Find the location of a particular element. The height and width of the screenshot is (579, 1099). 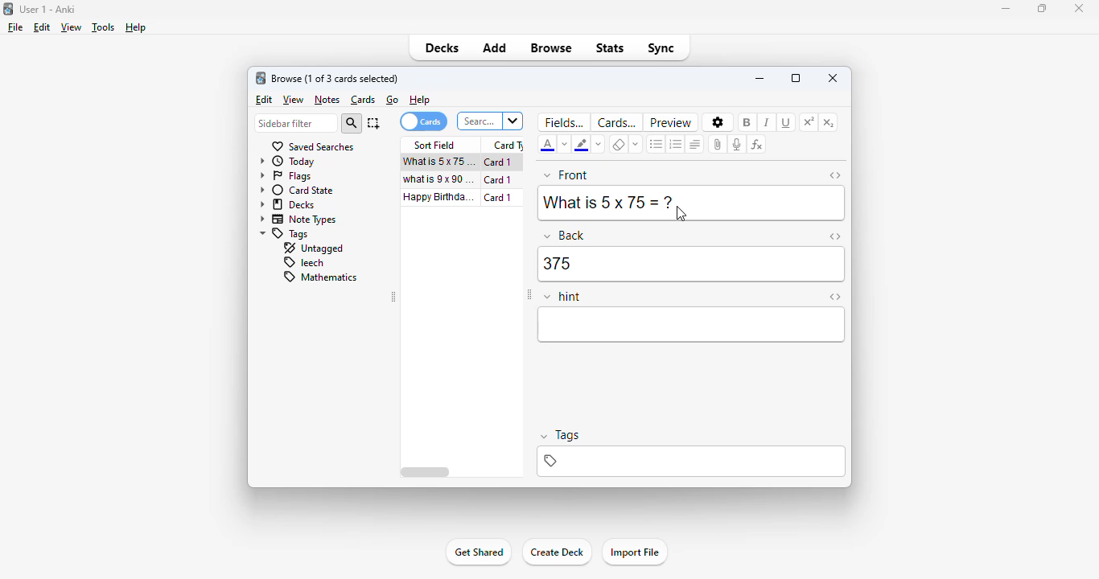

what is 5x75=? is located at coordinates (439, 162).